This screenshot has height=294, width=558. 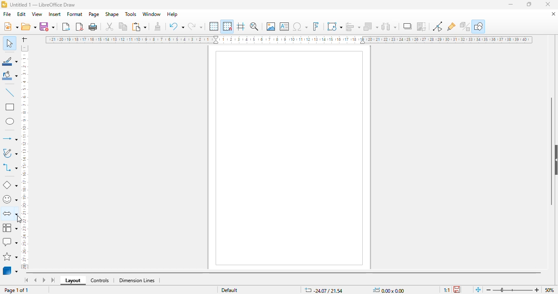 I want to click on line color, so click(x=10, y=61).